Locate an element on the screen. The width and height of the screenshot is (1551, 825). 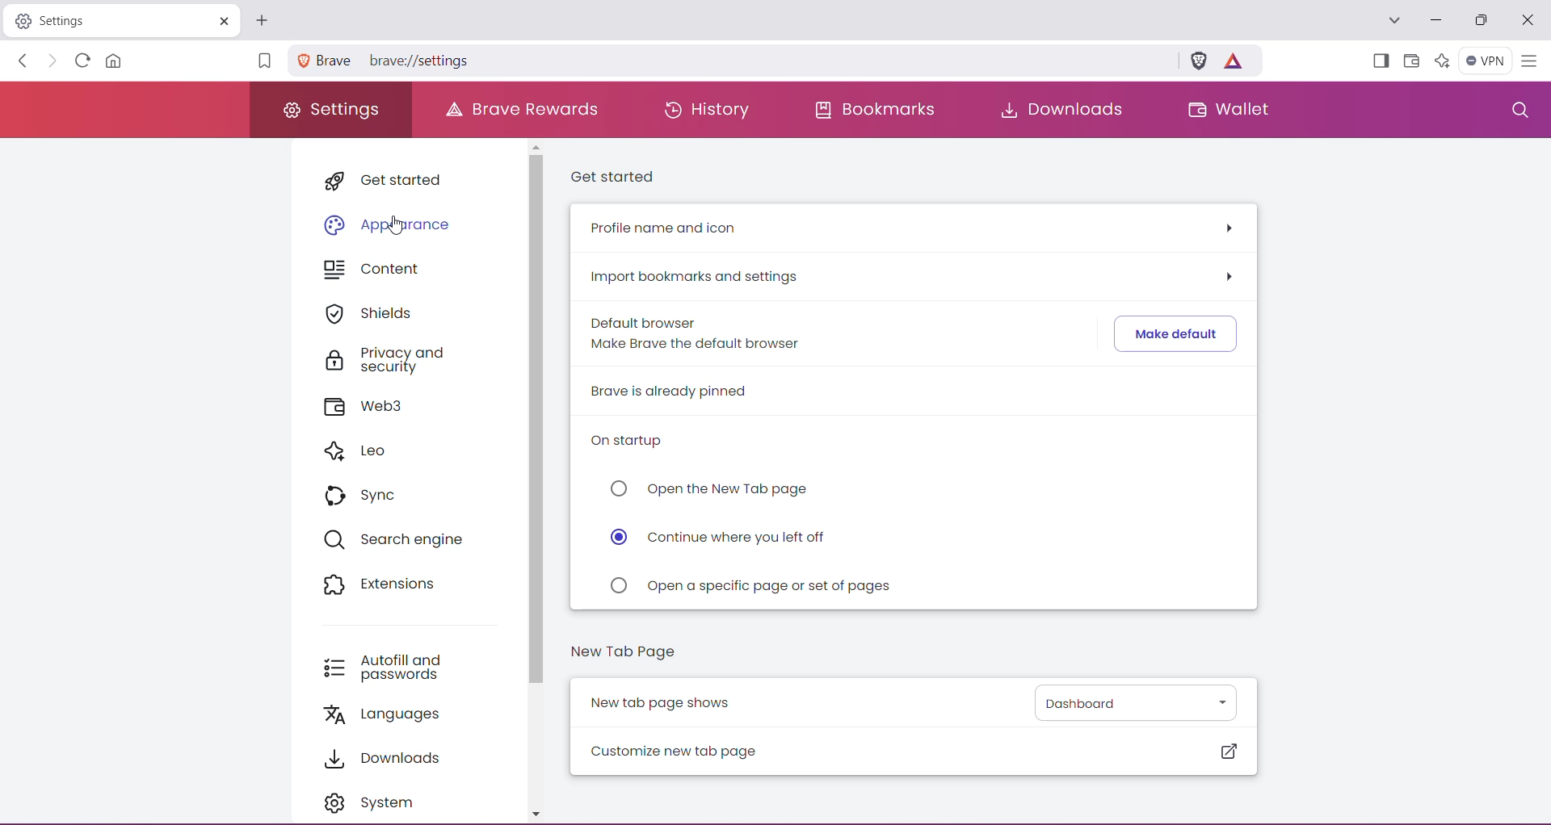
Click to 'Open the New Tab page' on startup is located at coordinates (712, 487).